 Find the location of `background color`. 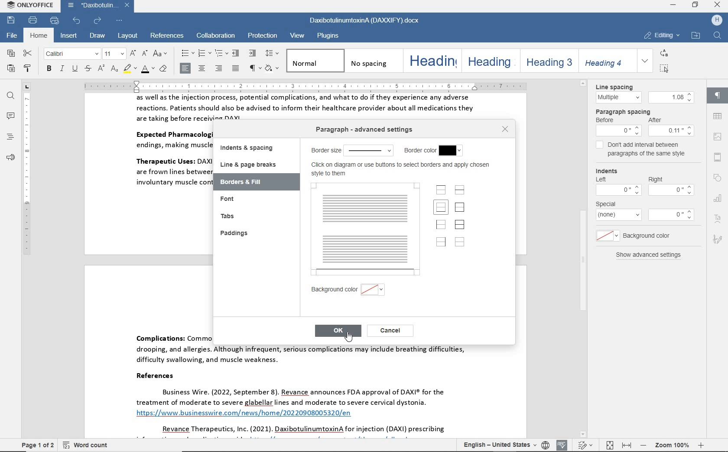

background color is located at coordinates (637, 235).